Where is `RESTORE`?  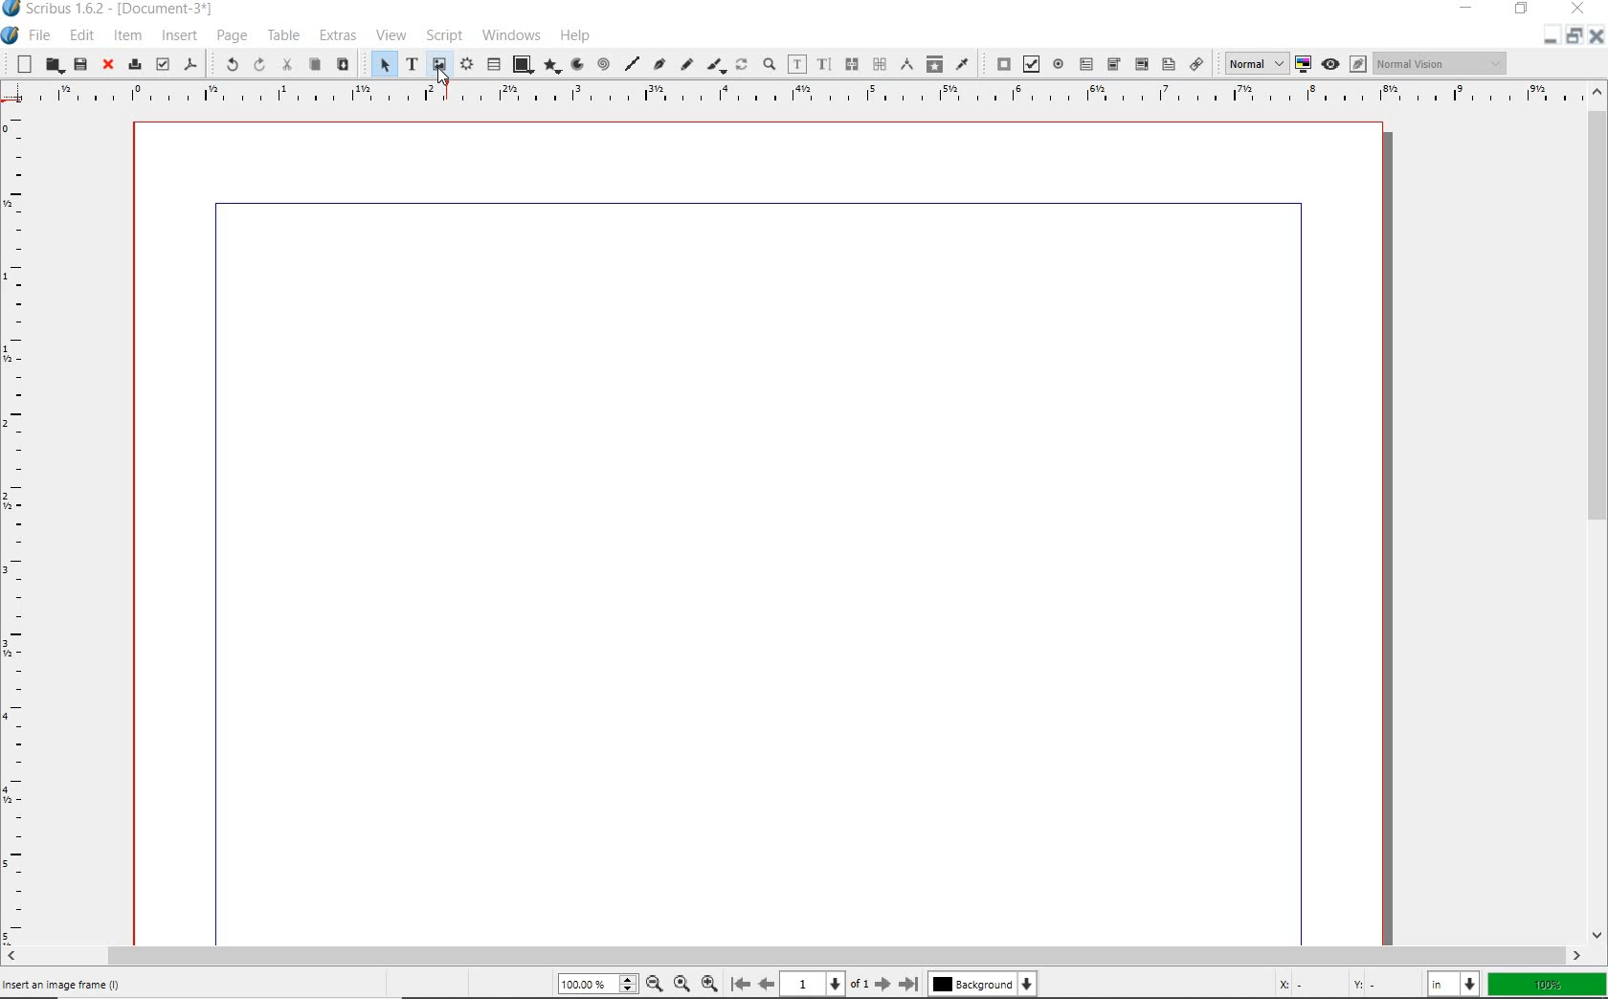 RESTORE is located at coordinates (1522, 10).